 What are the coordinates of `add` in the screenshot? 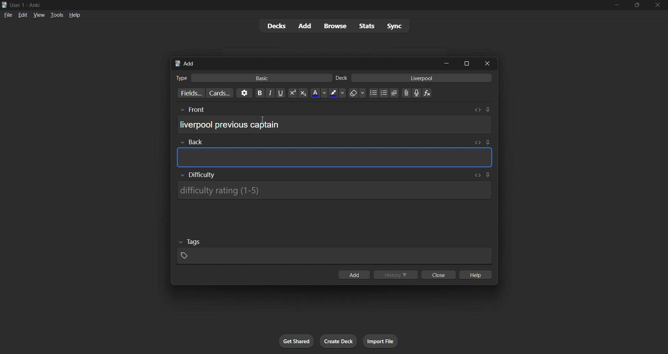 It's located at (303, 25).